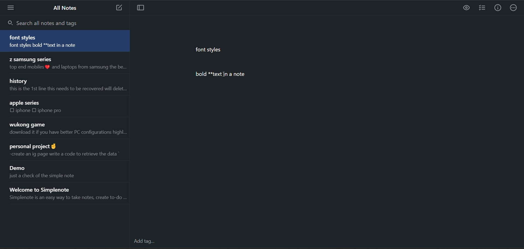 The image size is (524, 249). Describe the element at coordinates (45, 23) in the screenshot. I see `search` at that location.